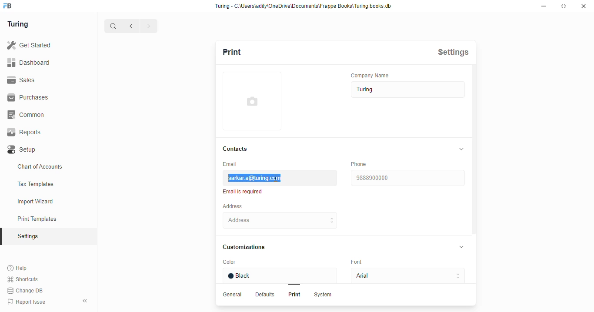 This screenshot has height=312, width=594. Describe the element at coordinates (28, 97) in the screenshot. I see `Purchases` at that location.